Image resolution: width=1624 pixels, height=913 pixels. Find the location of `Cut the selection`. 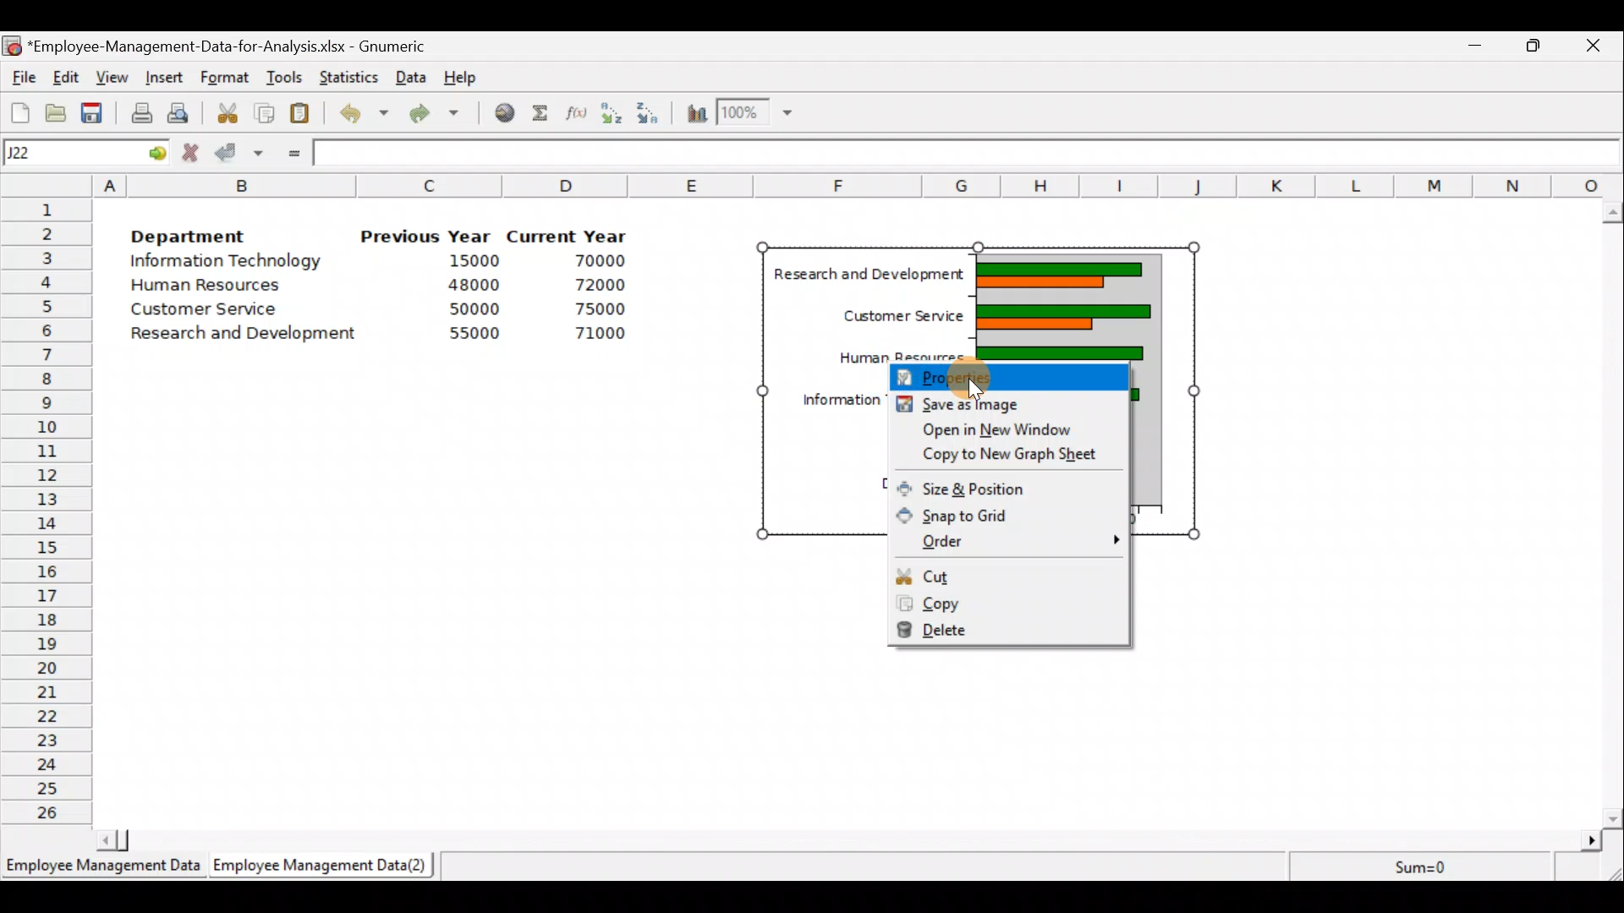

Cut the selection is located at coordinates (229, 116).